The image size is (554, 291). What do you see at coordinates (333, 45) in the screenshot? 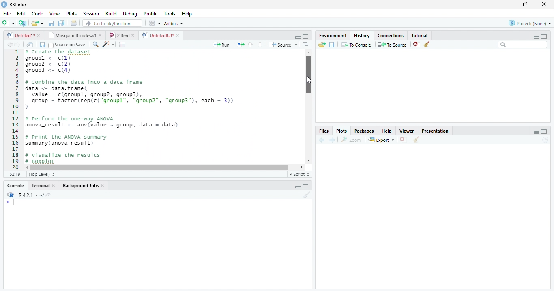
I see `Save workspace as ` at bounding box center [333, 45].